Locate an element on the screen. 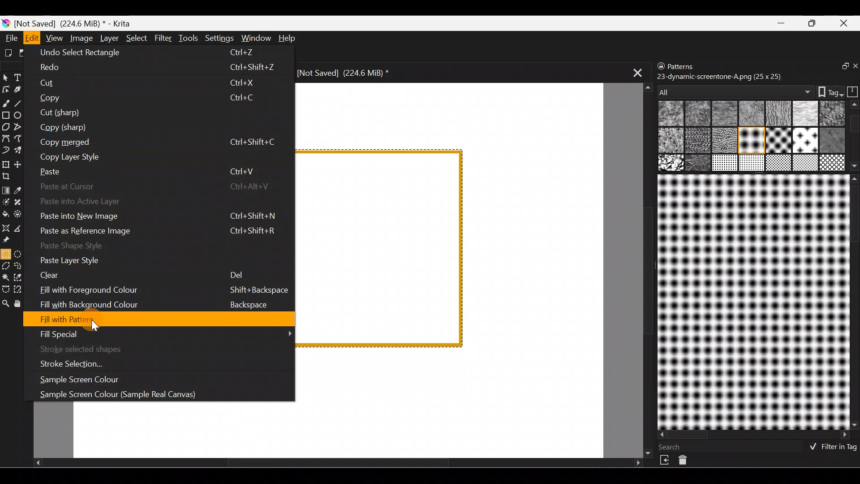 This screenshot has height=484, width=860. Stroke selection is located at coordinates (86, 362).